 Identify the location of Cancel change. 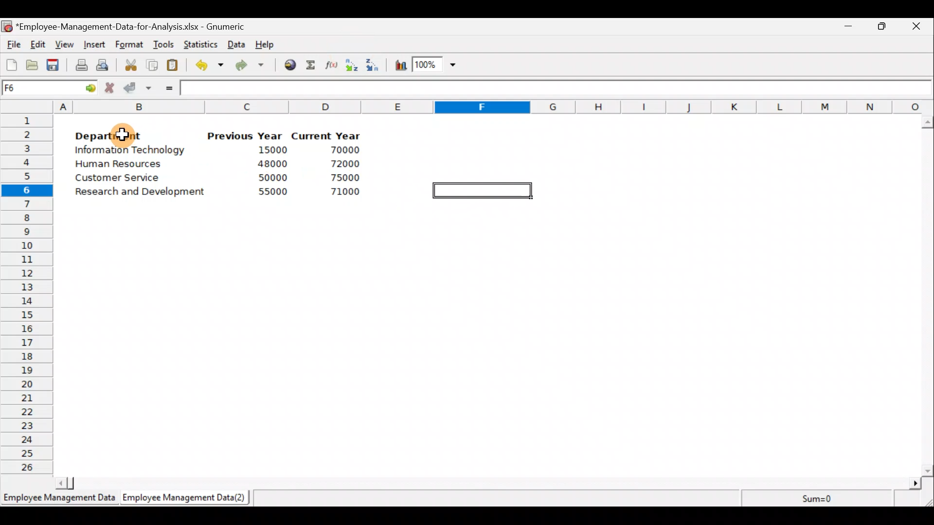
(111, 87).